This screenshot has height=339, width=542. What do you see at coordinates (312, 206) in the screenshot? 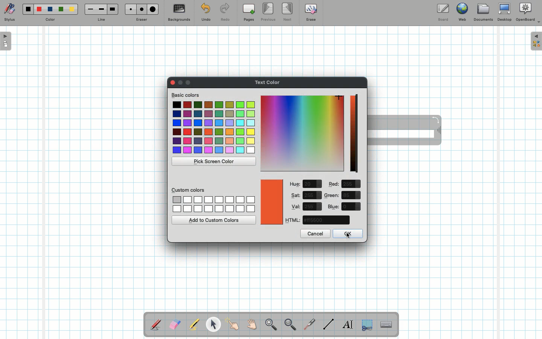
I see `value` at bounding box center [312, 206].